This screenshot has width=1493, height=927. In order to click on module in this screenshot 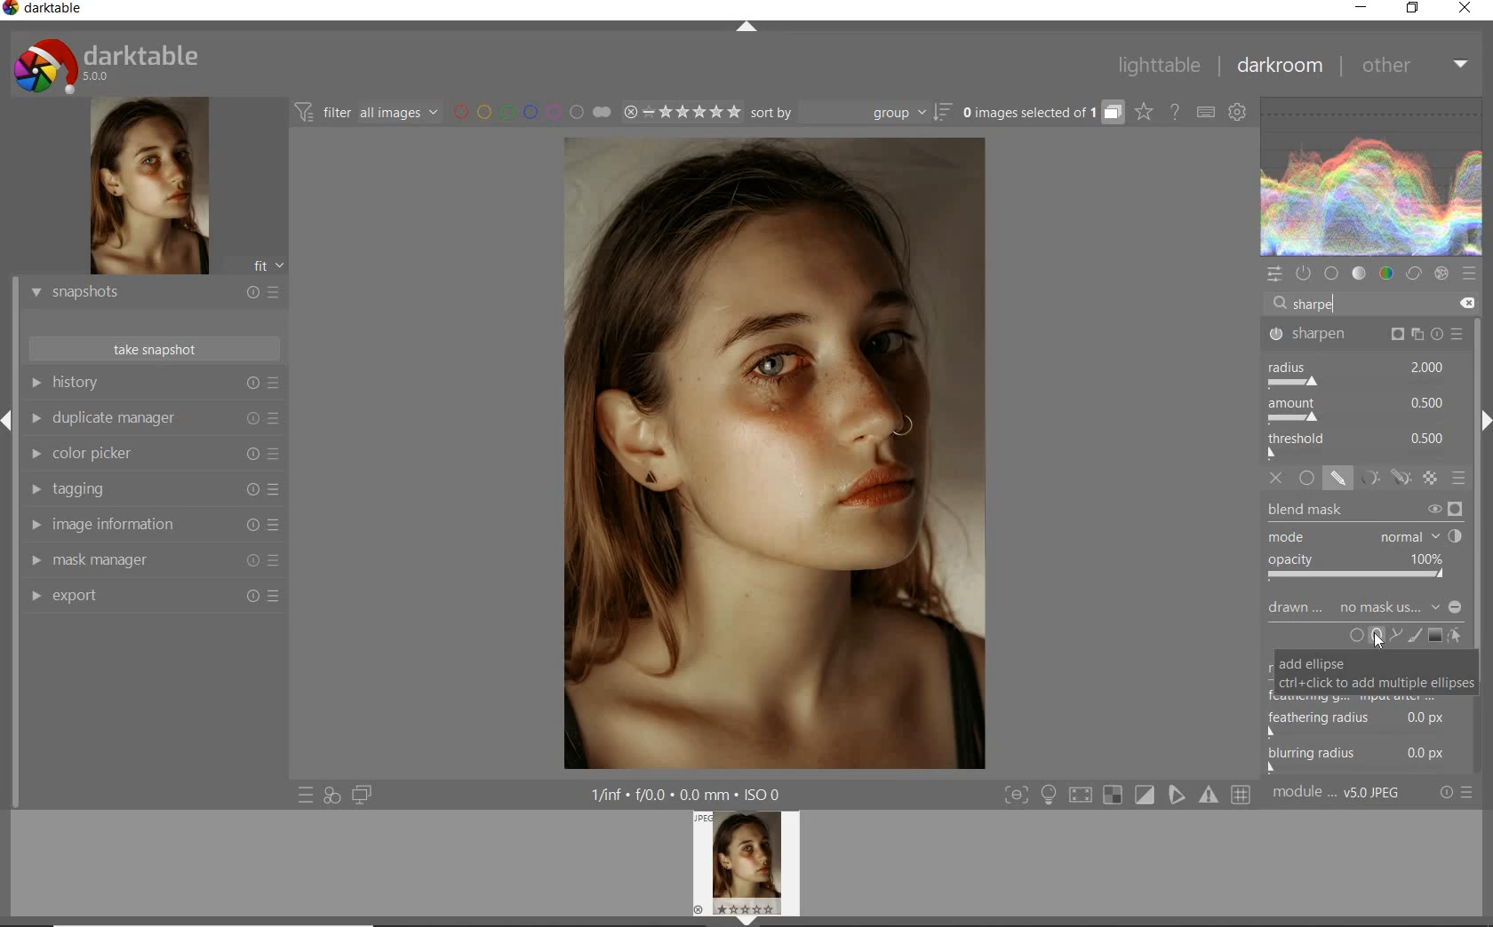, I will do `click(1338, 793)`.